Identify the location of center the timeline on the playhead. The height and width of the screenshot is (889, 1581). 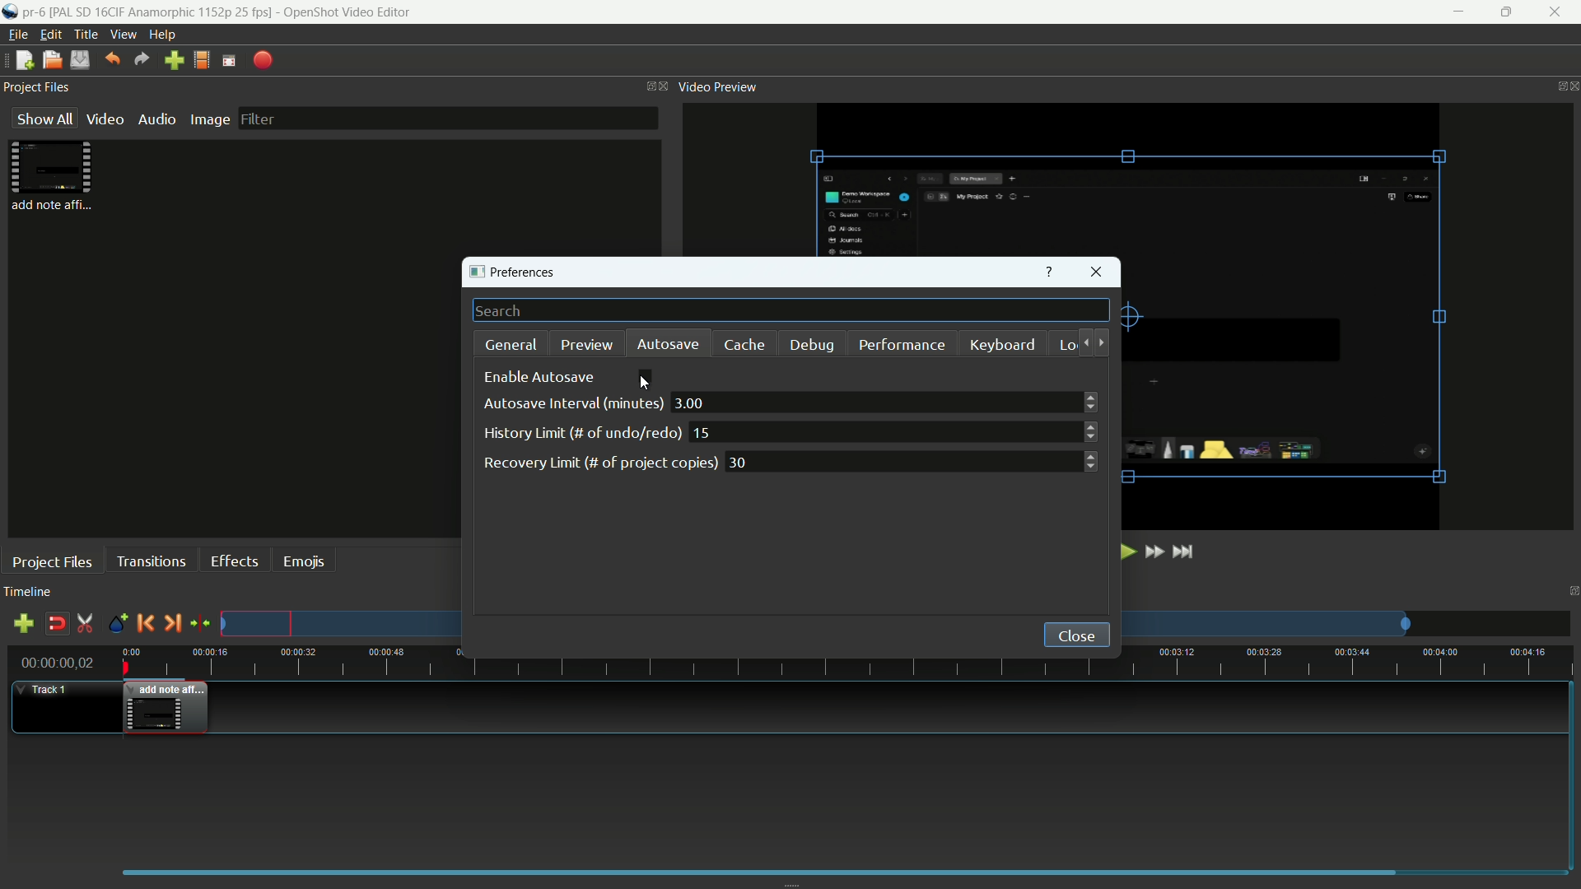
(200, 622).